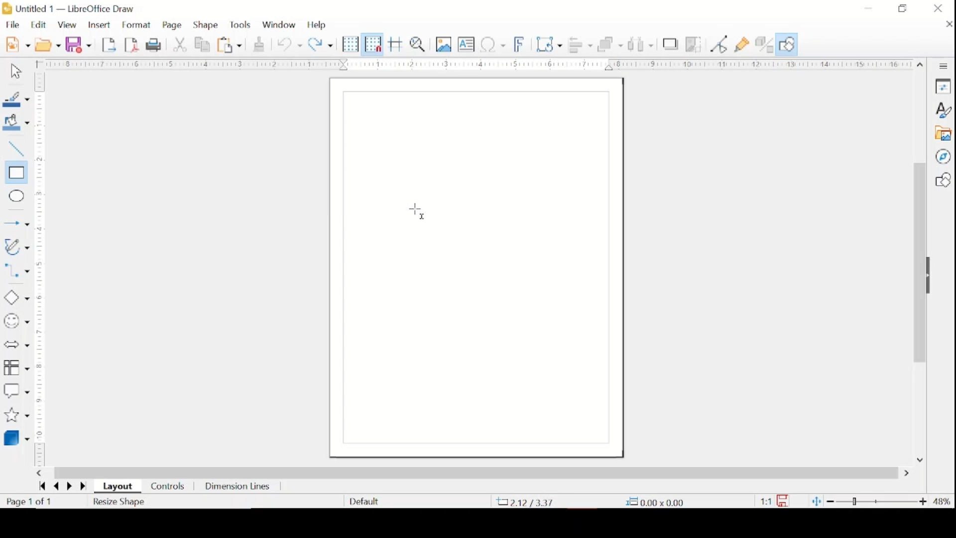 This screenshot has width=956, height=538. What do you see at coordinates (878, 501) in the screenshot?
I see `zoom slider` at bounding box center [878, 501].